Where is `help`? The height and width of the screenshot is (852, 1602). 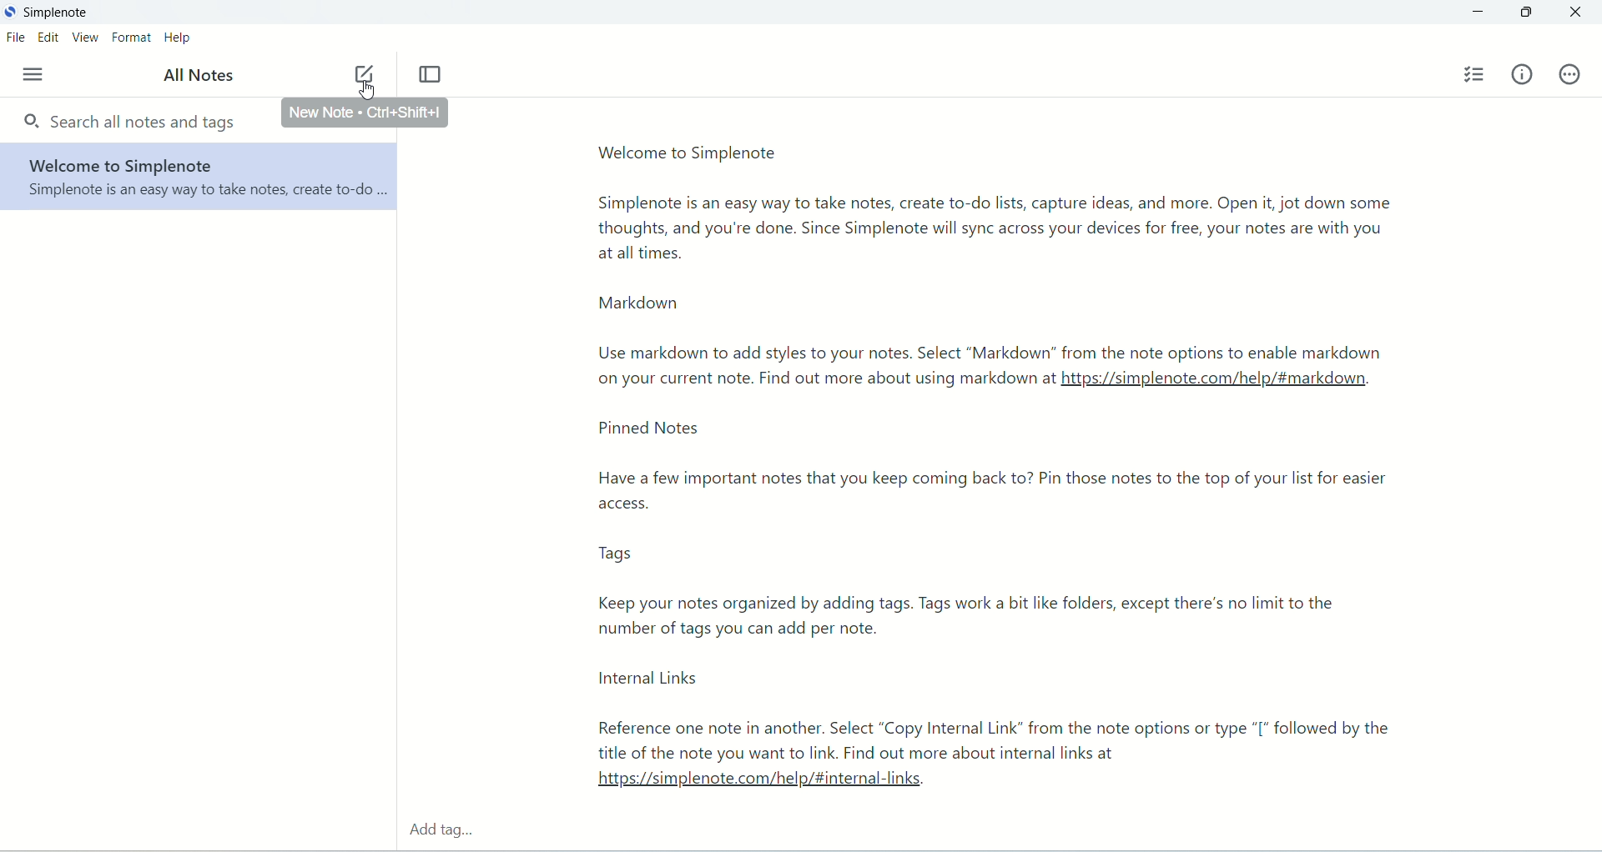 help is located at coordinates (176, 38).